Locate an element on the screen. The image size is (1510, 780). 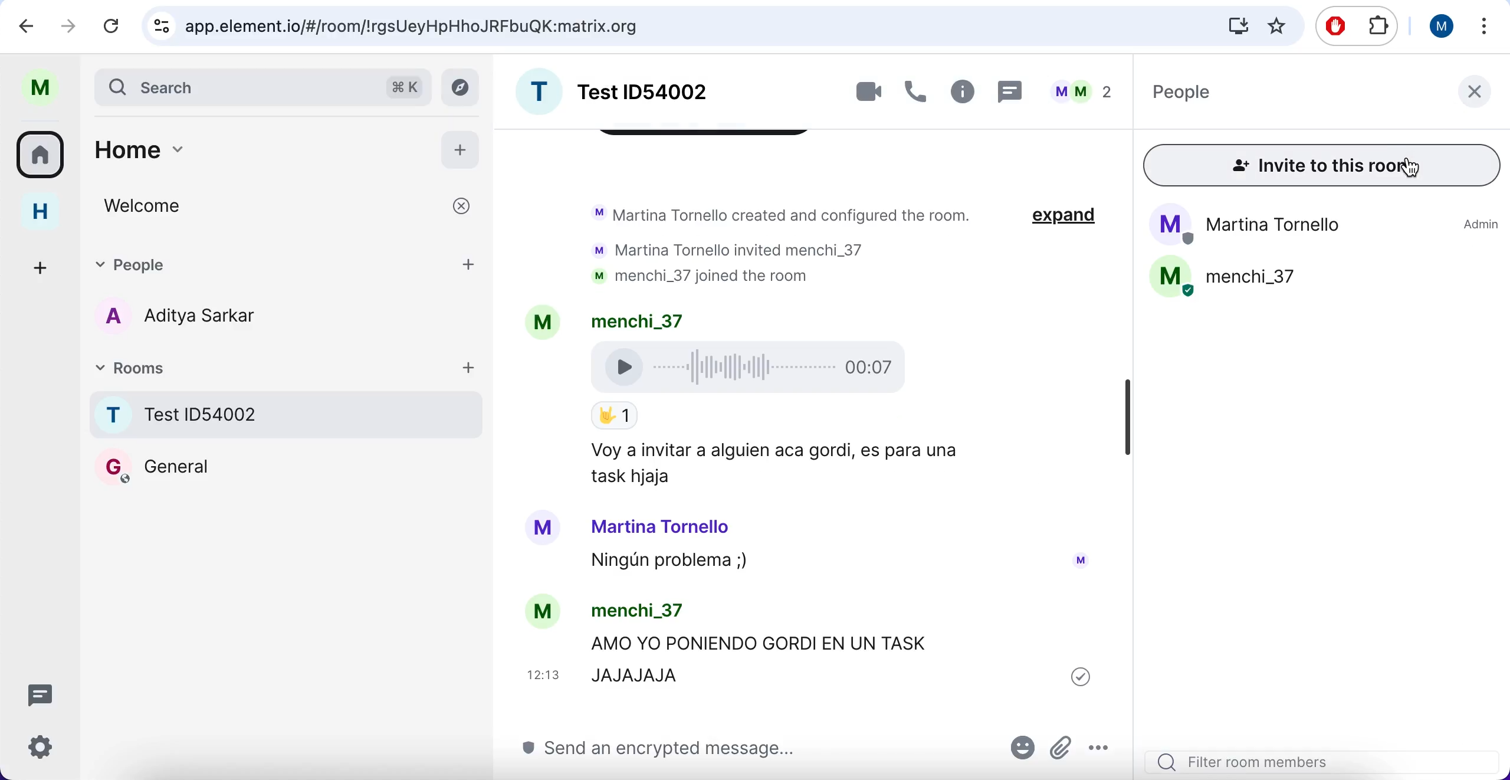
people is located at coordinates (1285, 97).